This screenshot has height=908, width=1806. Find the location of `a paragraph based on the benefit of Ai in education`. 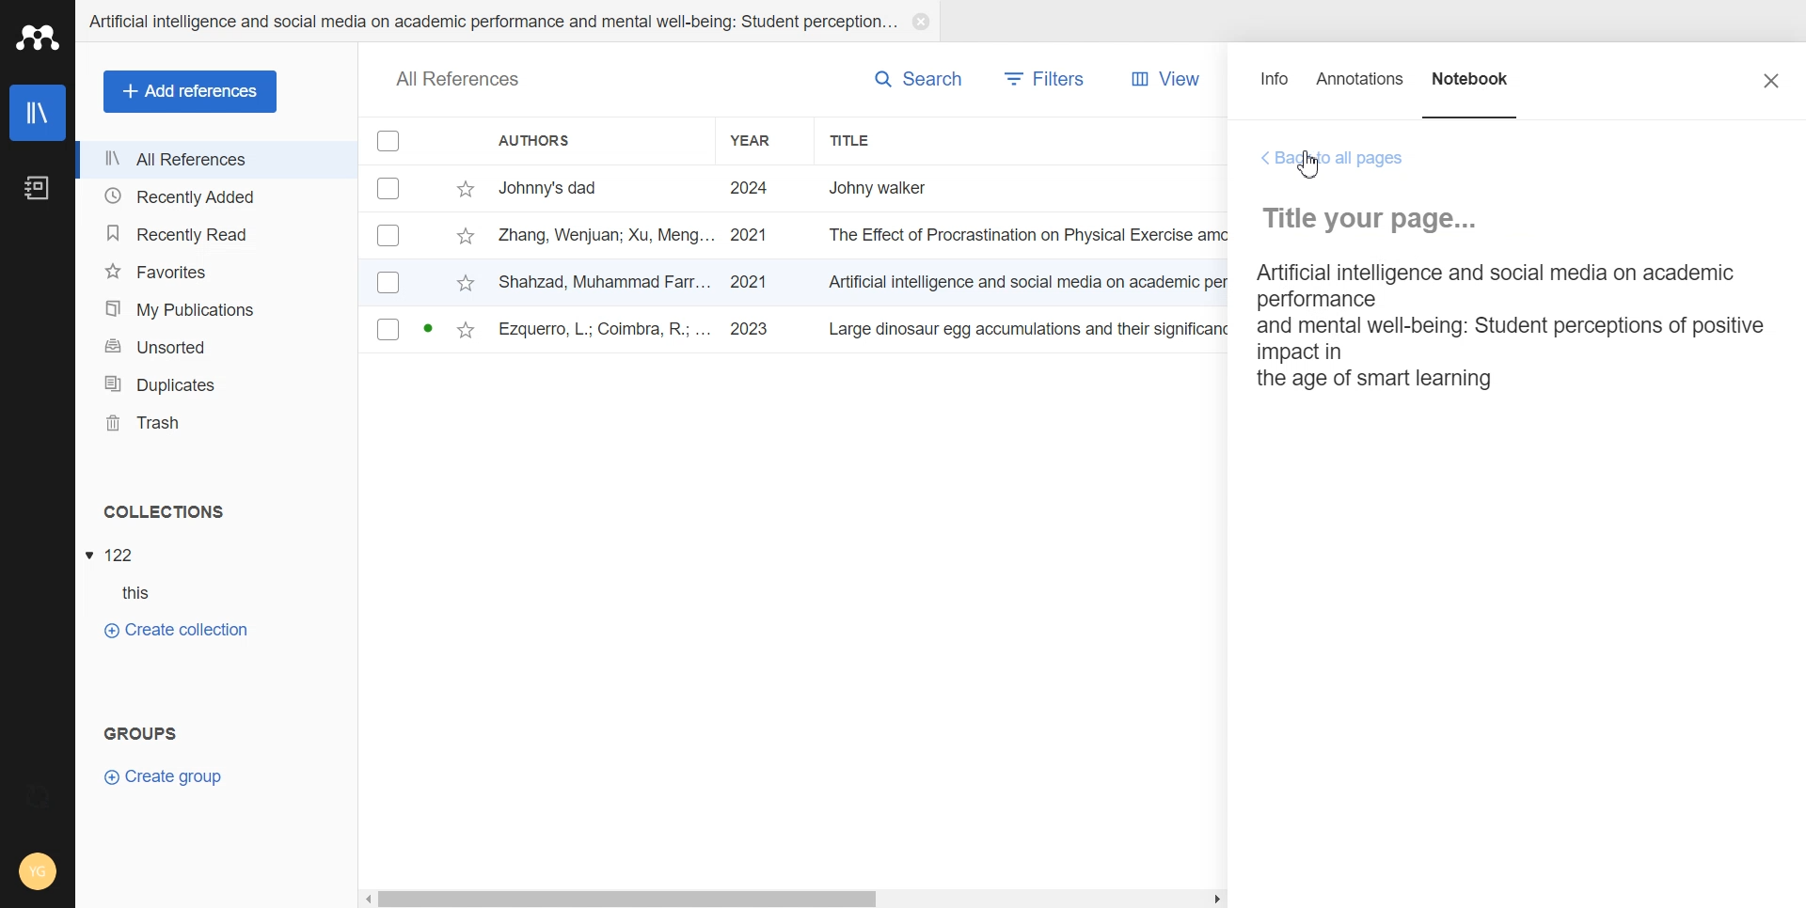

a paragraph based on the benefit of Ai in education is located at coordinates (1505, 326).